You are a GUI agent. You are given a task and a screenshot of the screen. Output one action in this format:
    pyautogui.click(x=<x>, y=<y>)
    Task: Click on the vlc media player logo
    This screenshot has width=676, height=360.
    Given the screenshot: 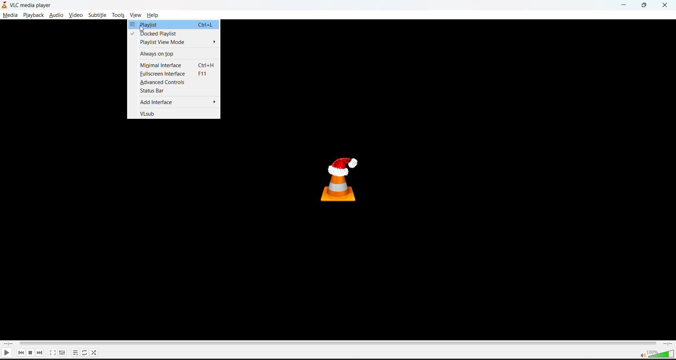 What is the action you would take?
    pyautogui.click(x=342, y=179)
    